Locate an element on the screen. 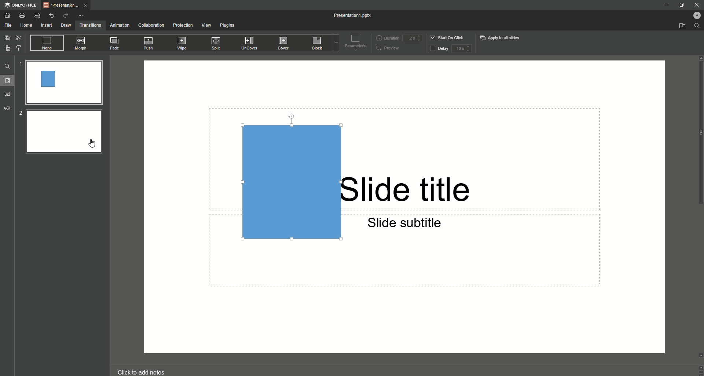 The width and height of the screenshot is (704, 376). Choose Style is located at coordinates (20, 48).